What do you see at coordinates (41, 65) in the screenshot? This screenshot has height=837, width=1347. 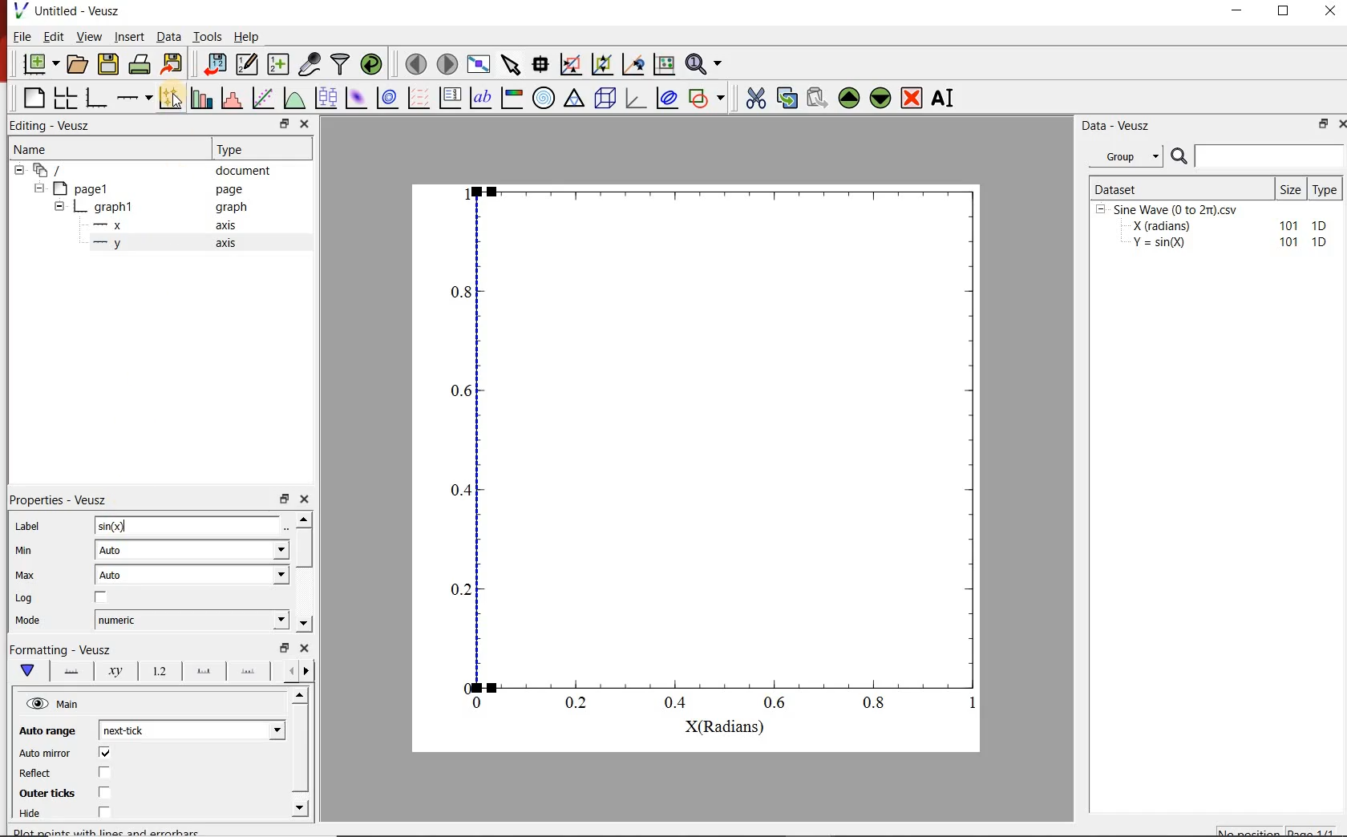 I see `new document` at bounding box center [41, 65].